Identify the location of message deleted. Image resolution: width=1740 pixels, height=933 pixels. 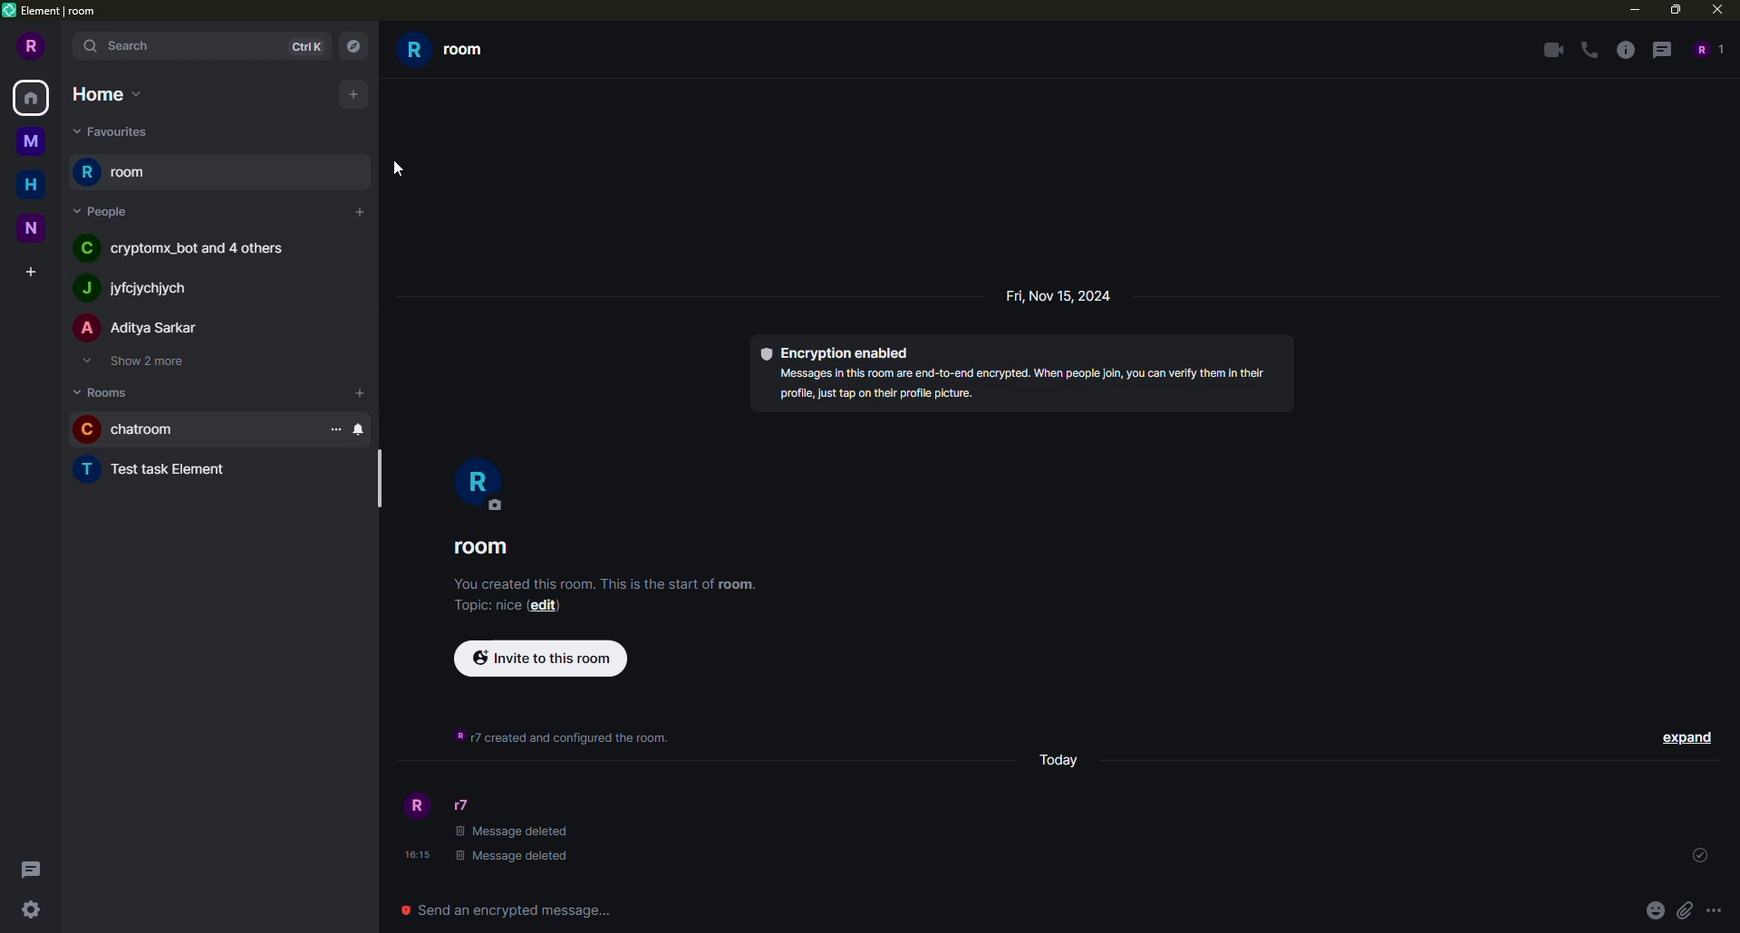
(514, 859).